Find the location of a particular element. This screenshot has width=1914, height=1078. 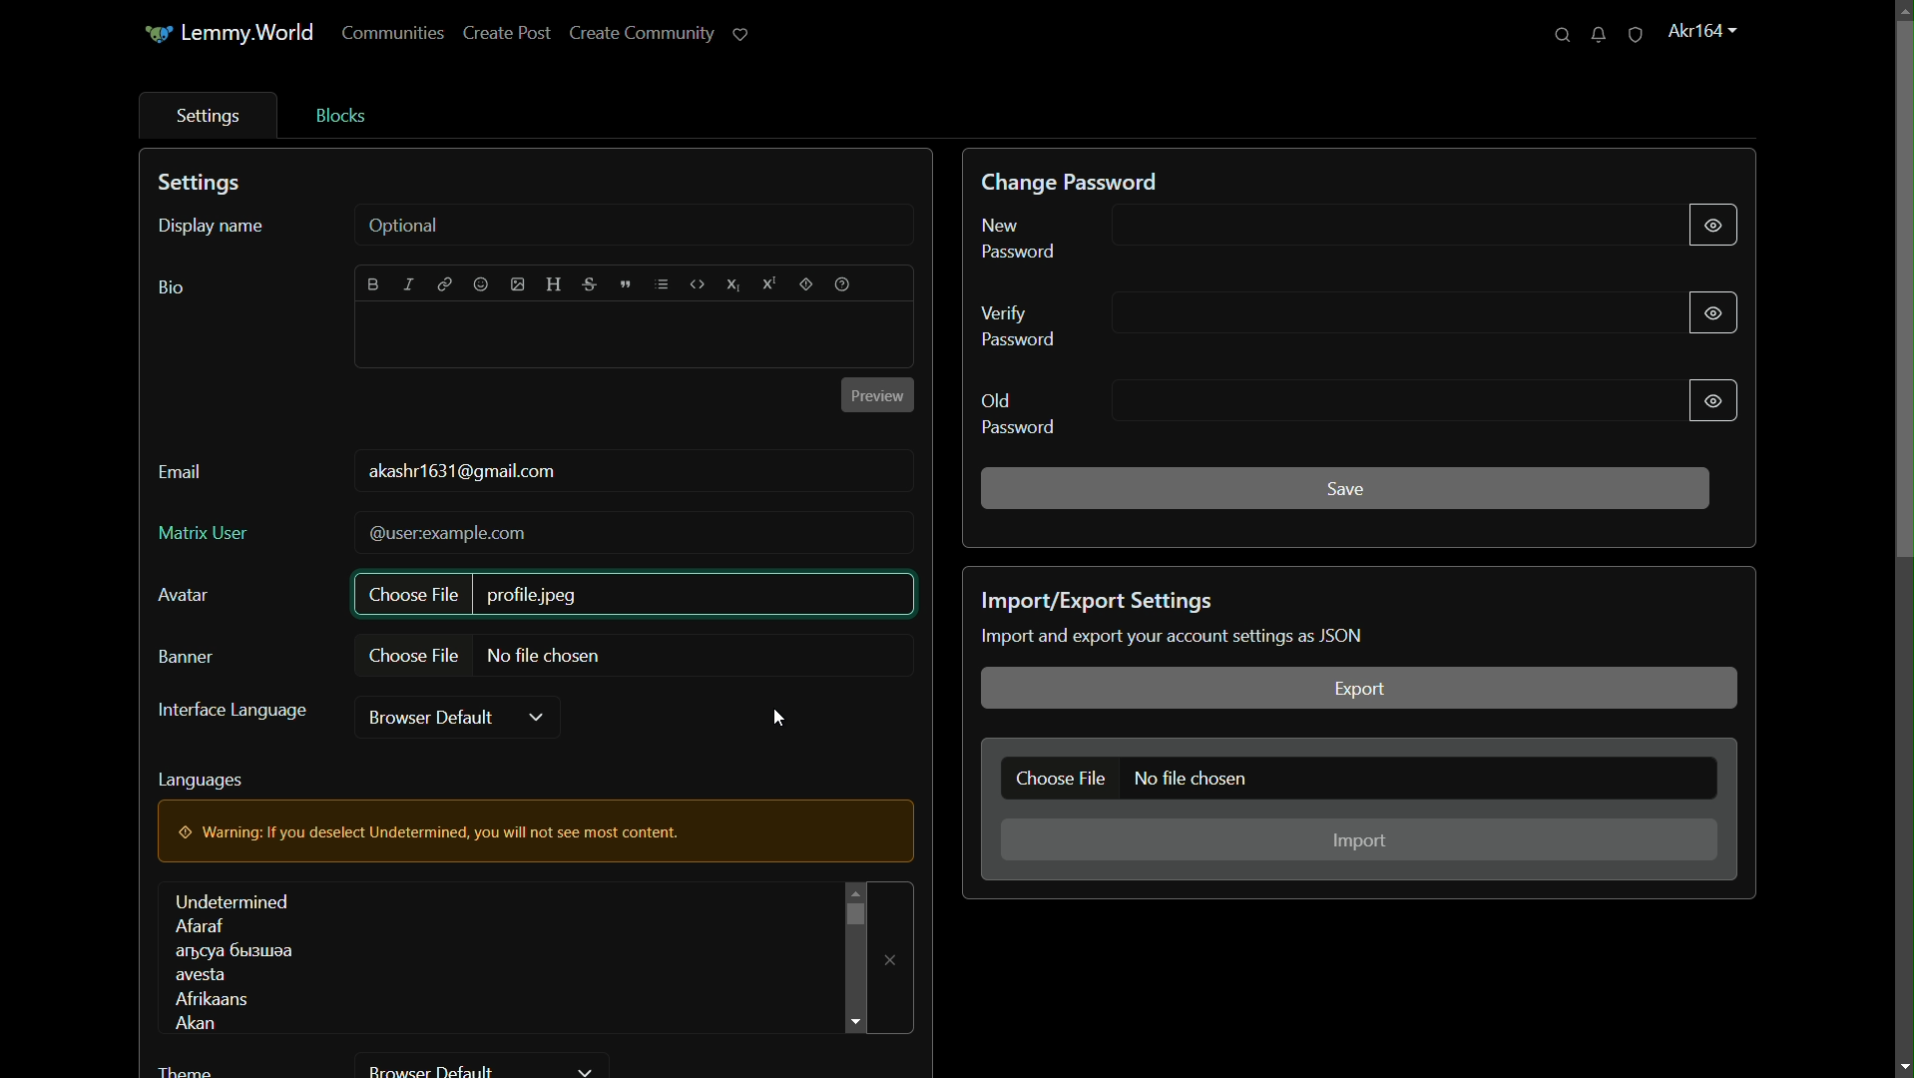

languages is located at coordinates (237, 961).